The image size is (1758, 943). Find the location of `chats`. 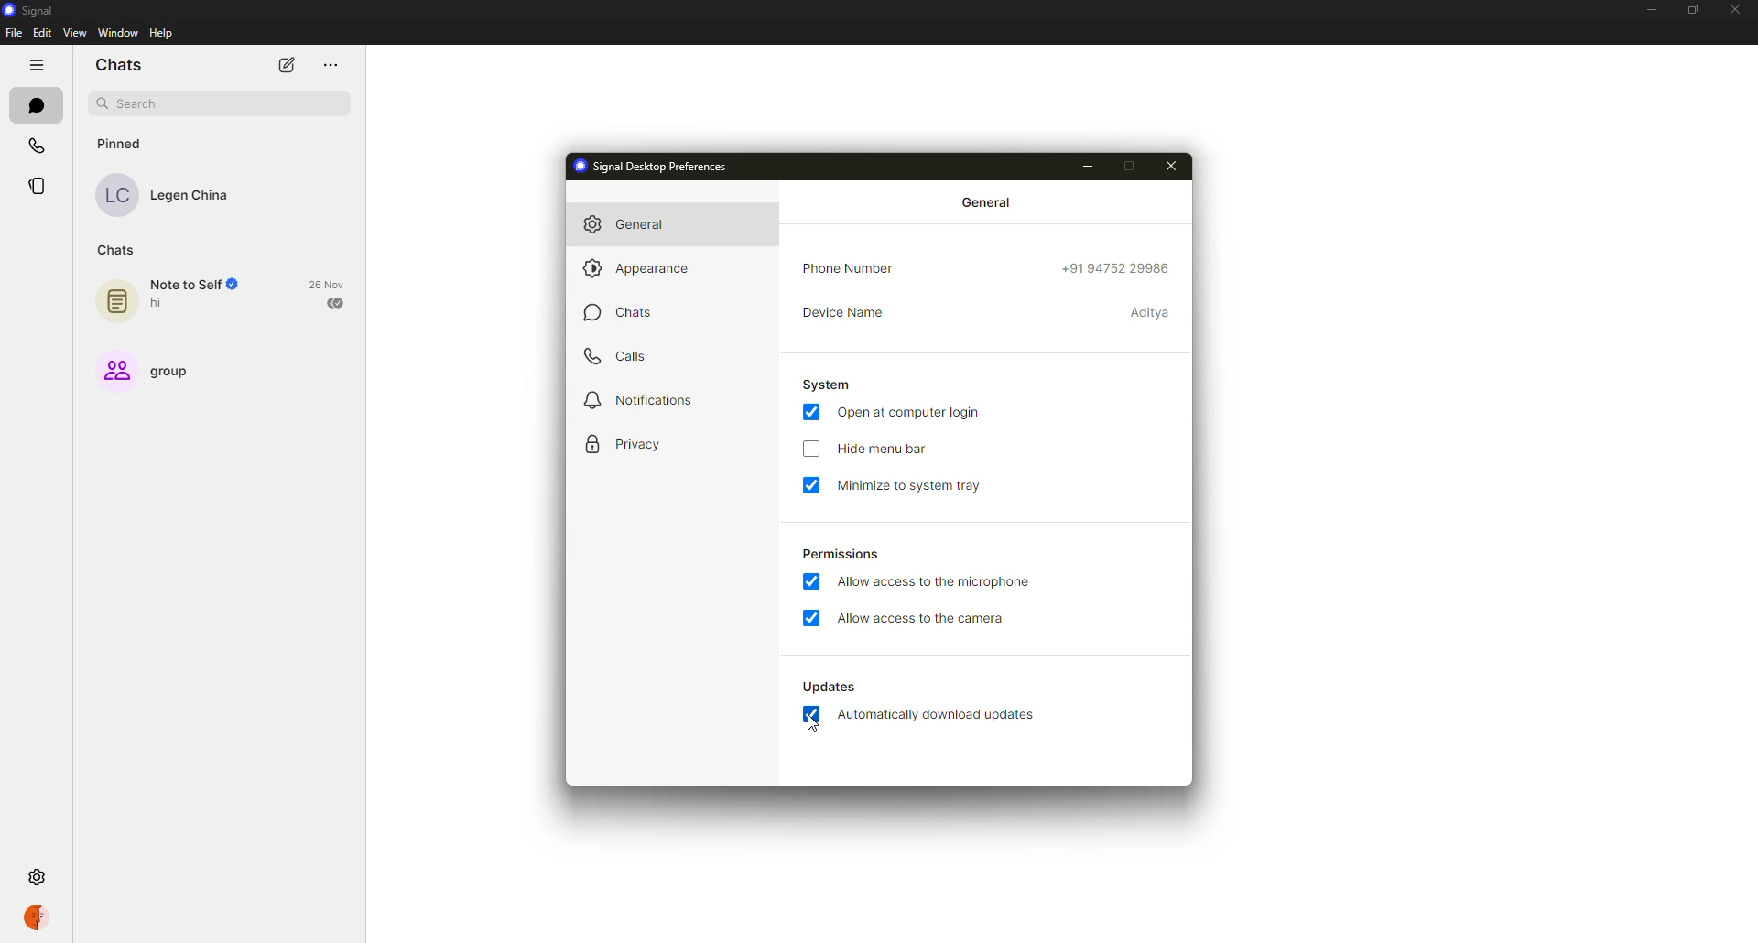

chats is located at coordinates (633, 313).